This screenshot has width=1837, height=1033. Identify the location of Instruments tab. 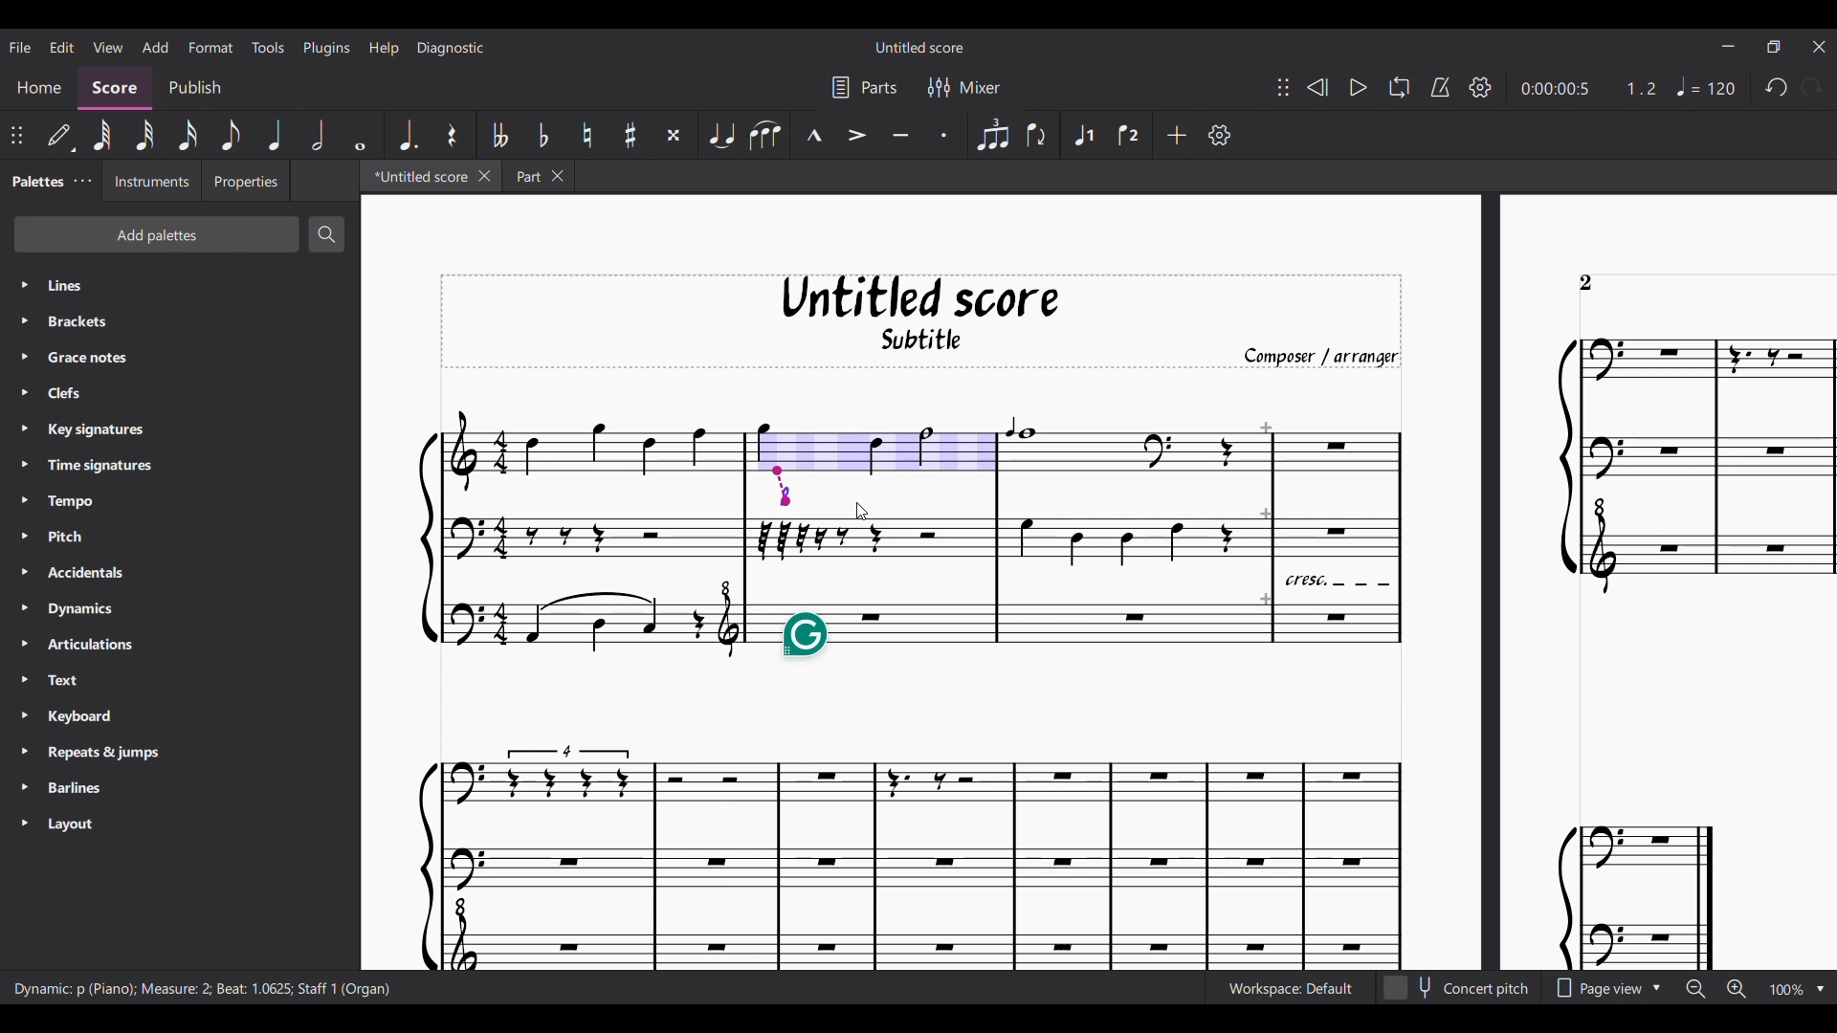
(152, 180).